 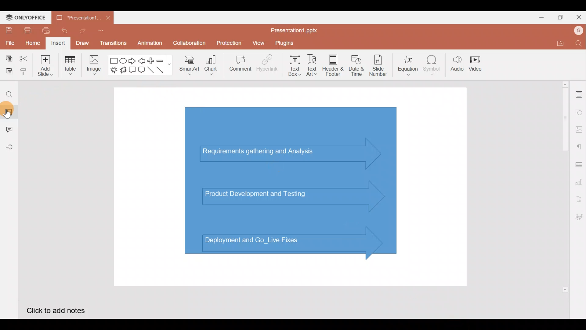 I want to click on Insert, so click(x=58, y=43).